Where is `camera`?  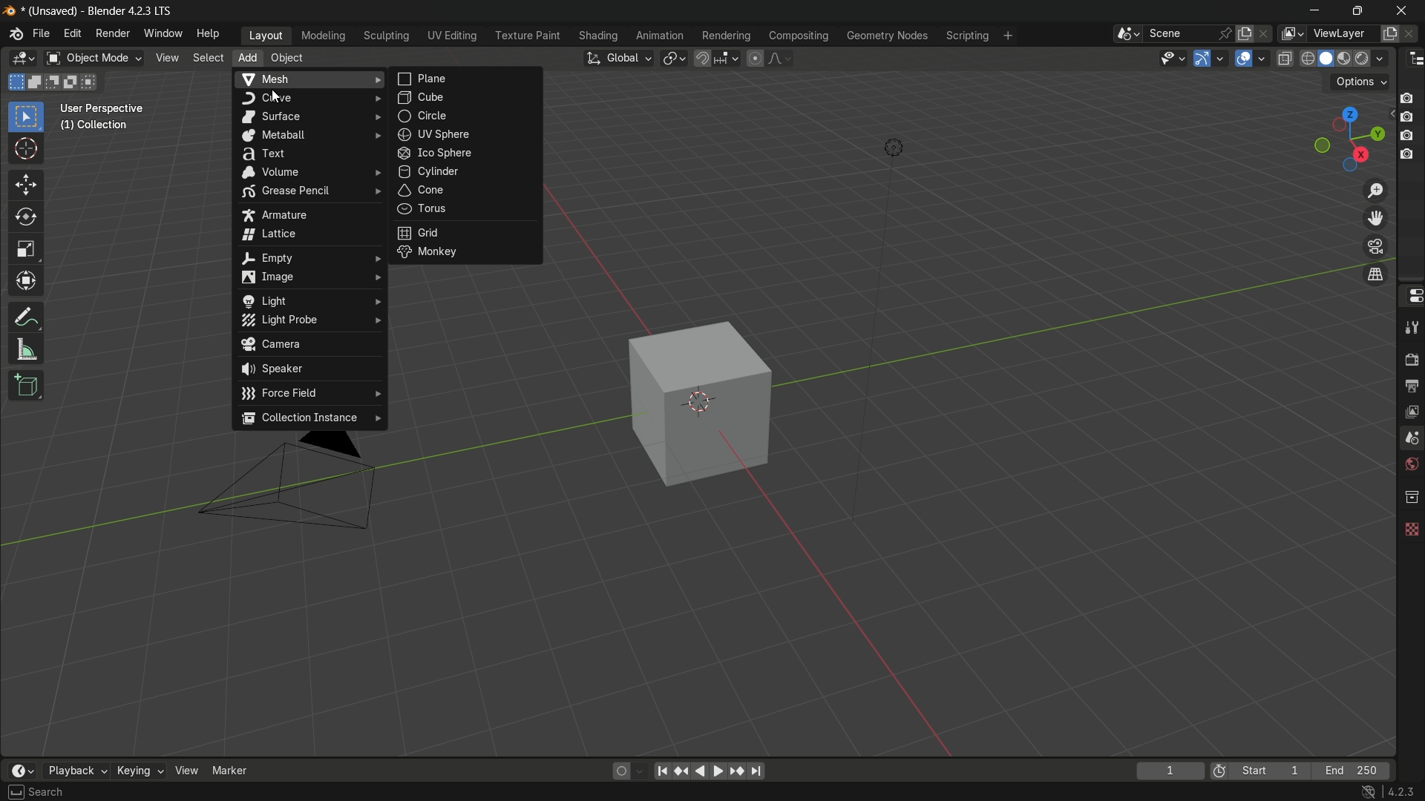 camera is located at coordinates (308, 487).